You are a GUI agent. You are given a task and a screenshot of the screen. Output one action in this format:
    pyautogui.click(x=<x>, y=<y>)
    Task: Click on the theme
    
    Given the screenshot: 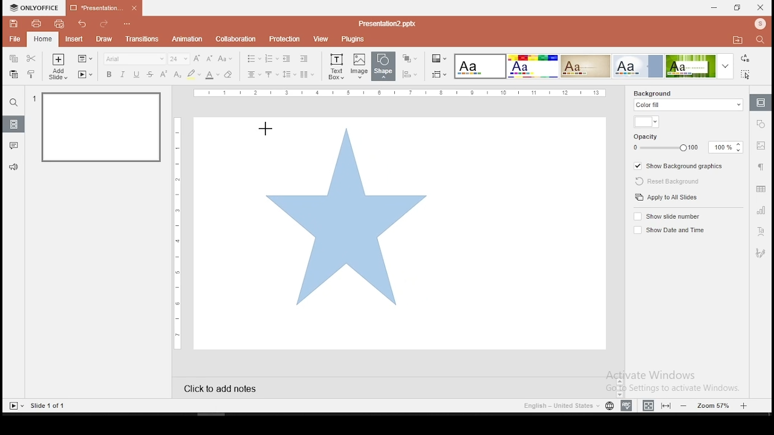 What is the action you would take?
    pyautogui.click(x=701, y=66)
    